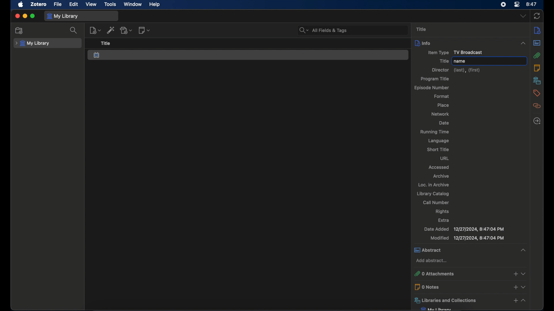 This screenshot has width=554, height=311. I want to click on add attachments, so click(514, 274).